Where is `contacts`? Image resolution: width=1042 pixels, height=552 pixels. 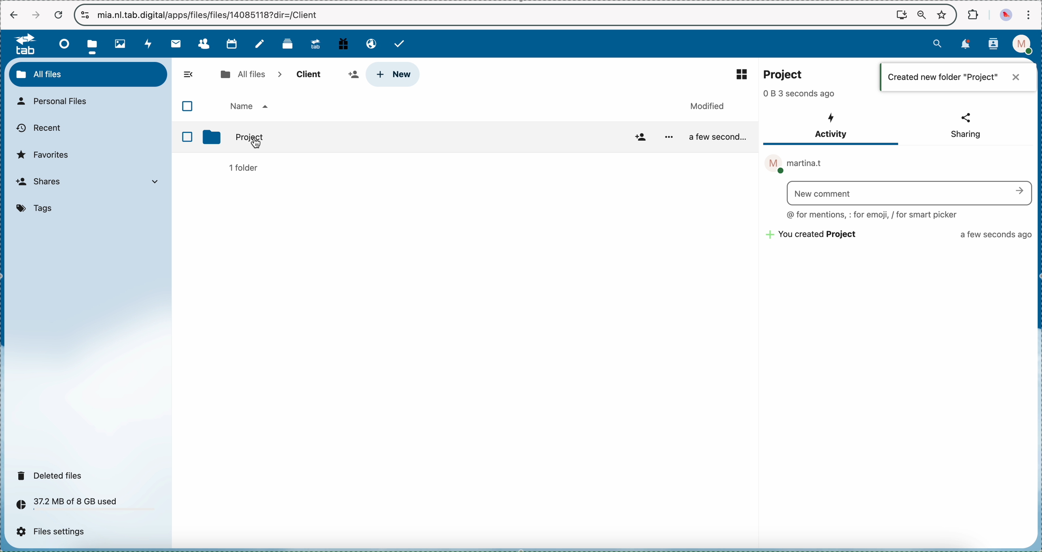
contacts is located at coordinates (993, 45).